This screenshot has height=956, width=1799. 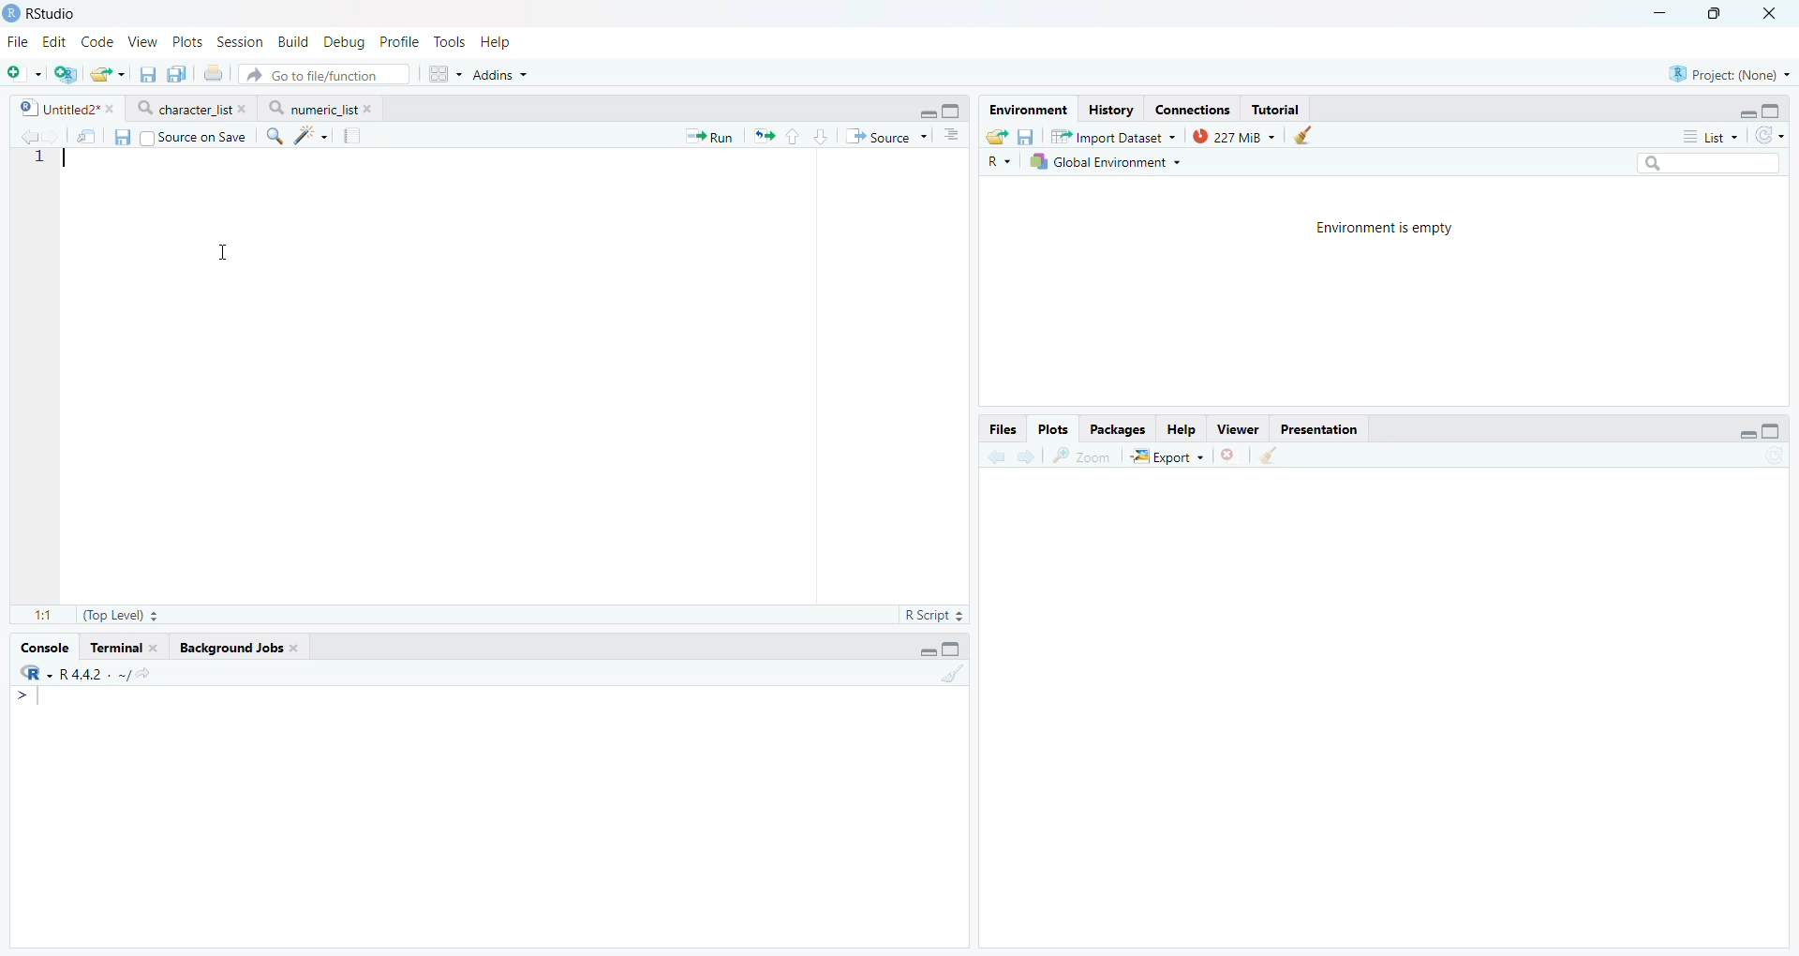 I want to click on Presentation, so click(x=1320, y=427).